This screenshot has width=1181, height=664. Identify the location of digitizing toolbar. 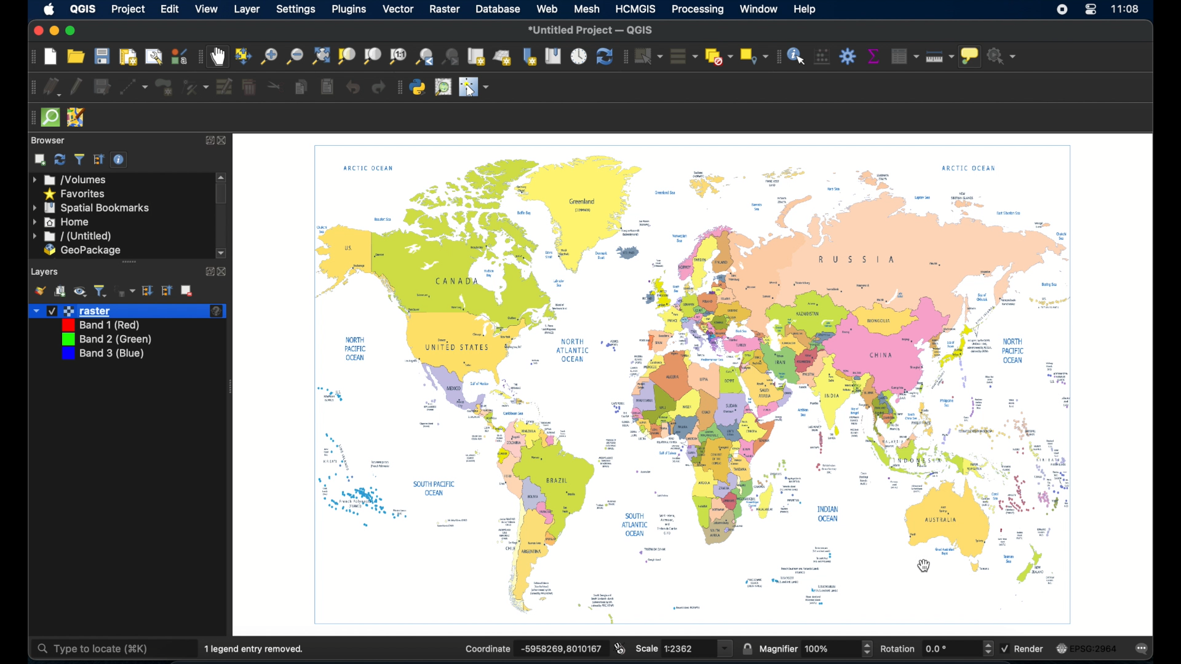
(29, 87).